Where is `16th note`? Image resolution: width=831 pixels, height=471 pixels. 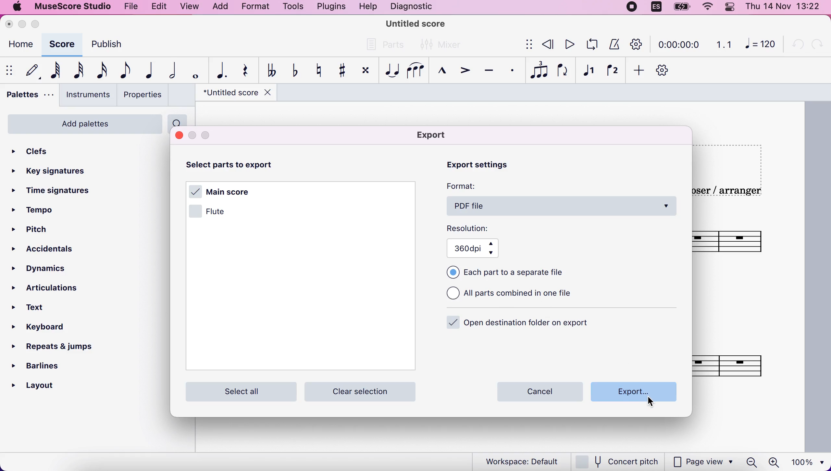 16th note is located at coordinates (100, 71).